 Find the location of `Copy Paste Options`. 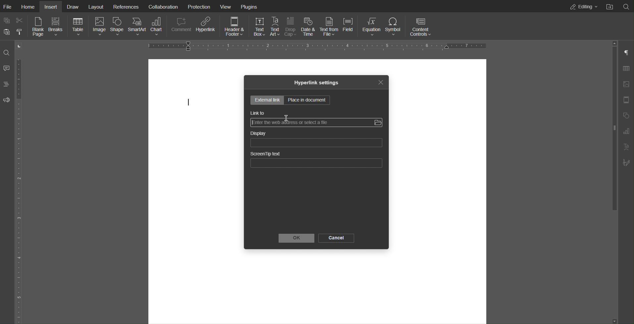

Copy Paste Options is located at coordinates (13, 26).